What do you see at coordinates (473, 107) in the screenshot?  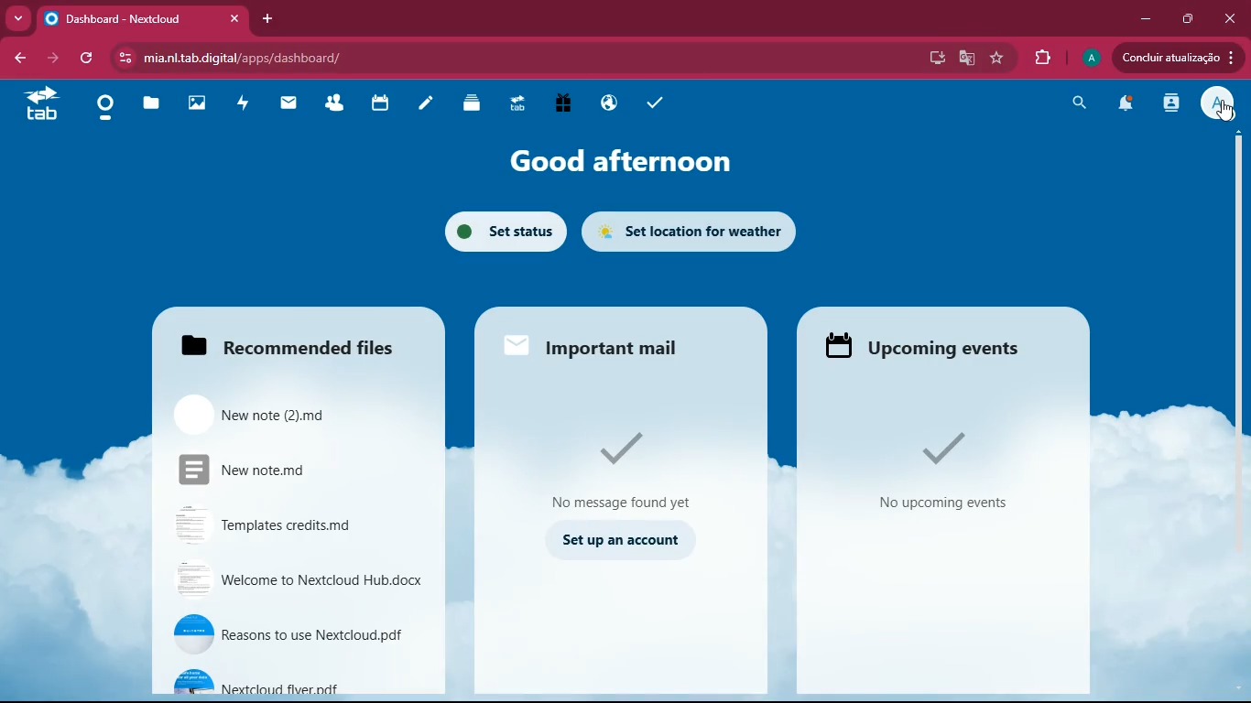 I see `layers` at bounding box center [473, 107].